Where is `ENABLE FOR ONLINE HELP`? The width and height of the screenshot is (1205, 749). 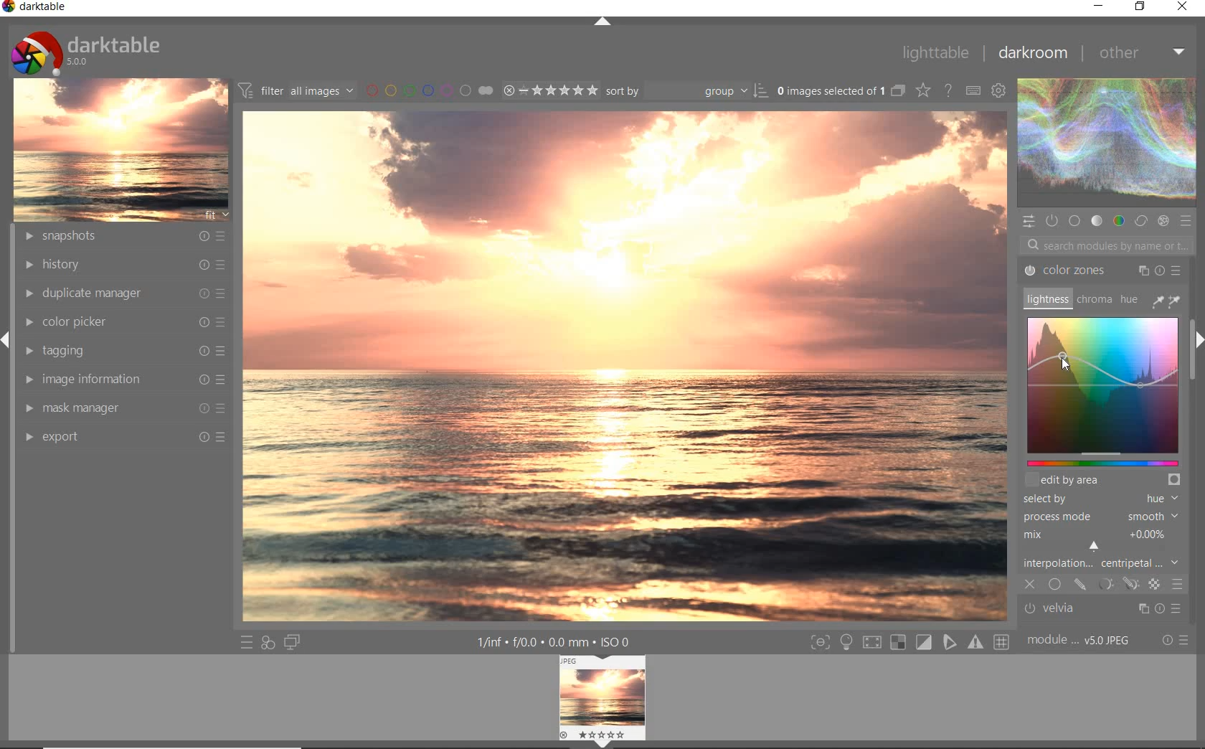 ENABLE FOR ONLINE HELP is located at coordinates (950, 90).